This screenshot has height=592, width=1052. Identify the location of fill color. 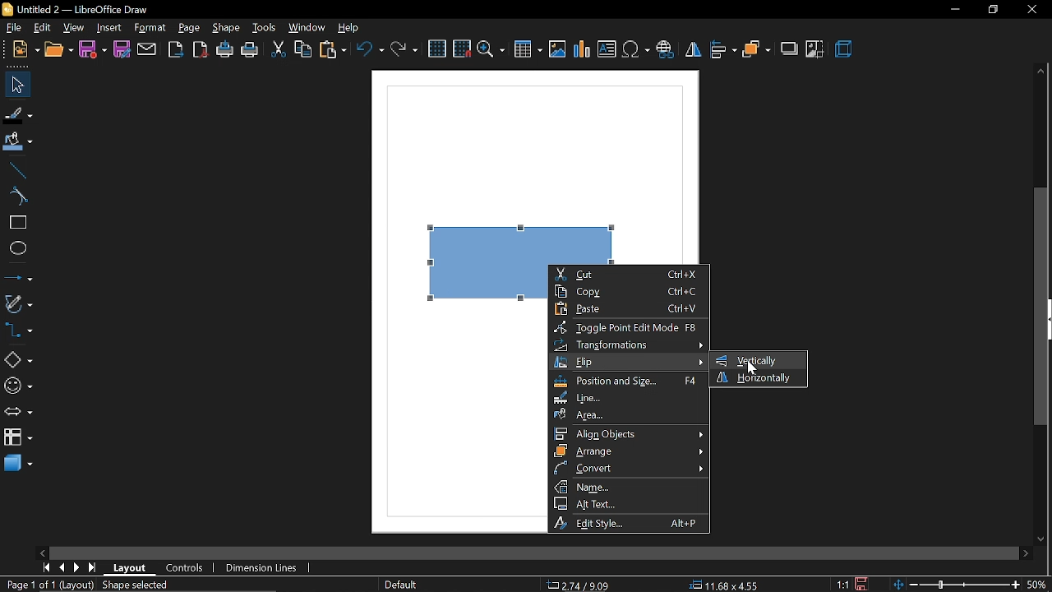
(18, 143).